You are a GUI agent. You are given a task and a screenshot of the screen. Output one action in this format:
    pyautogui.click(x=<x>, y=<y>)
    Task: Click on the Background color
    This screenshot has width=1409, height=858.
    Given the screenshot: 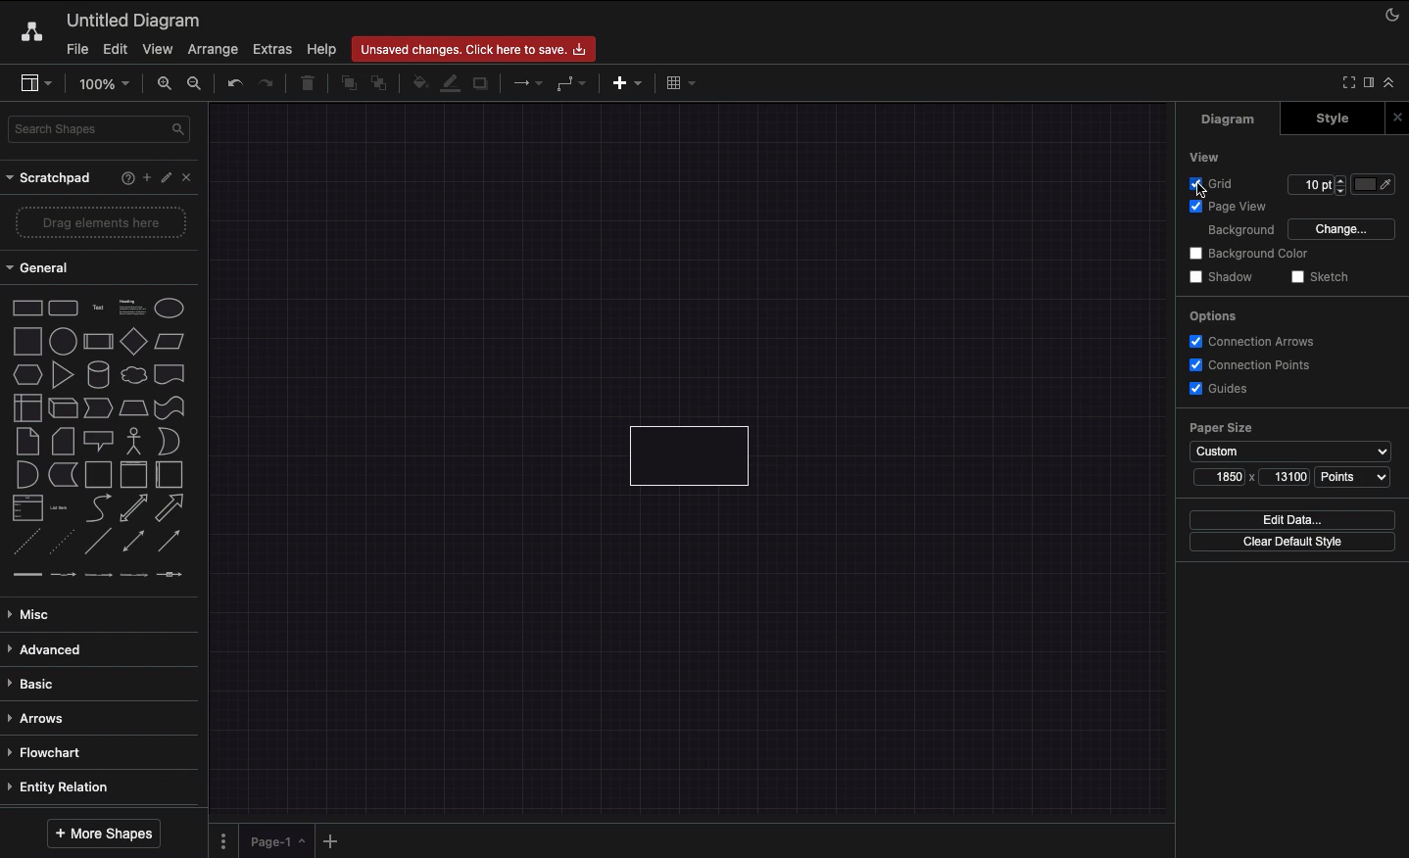 What is the action you would take?
    pyautogui.click(x=1251, y=254)
    